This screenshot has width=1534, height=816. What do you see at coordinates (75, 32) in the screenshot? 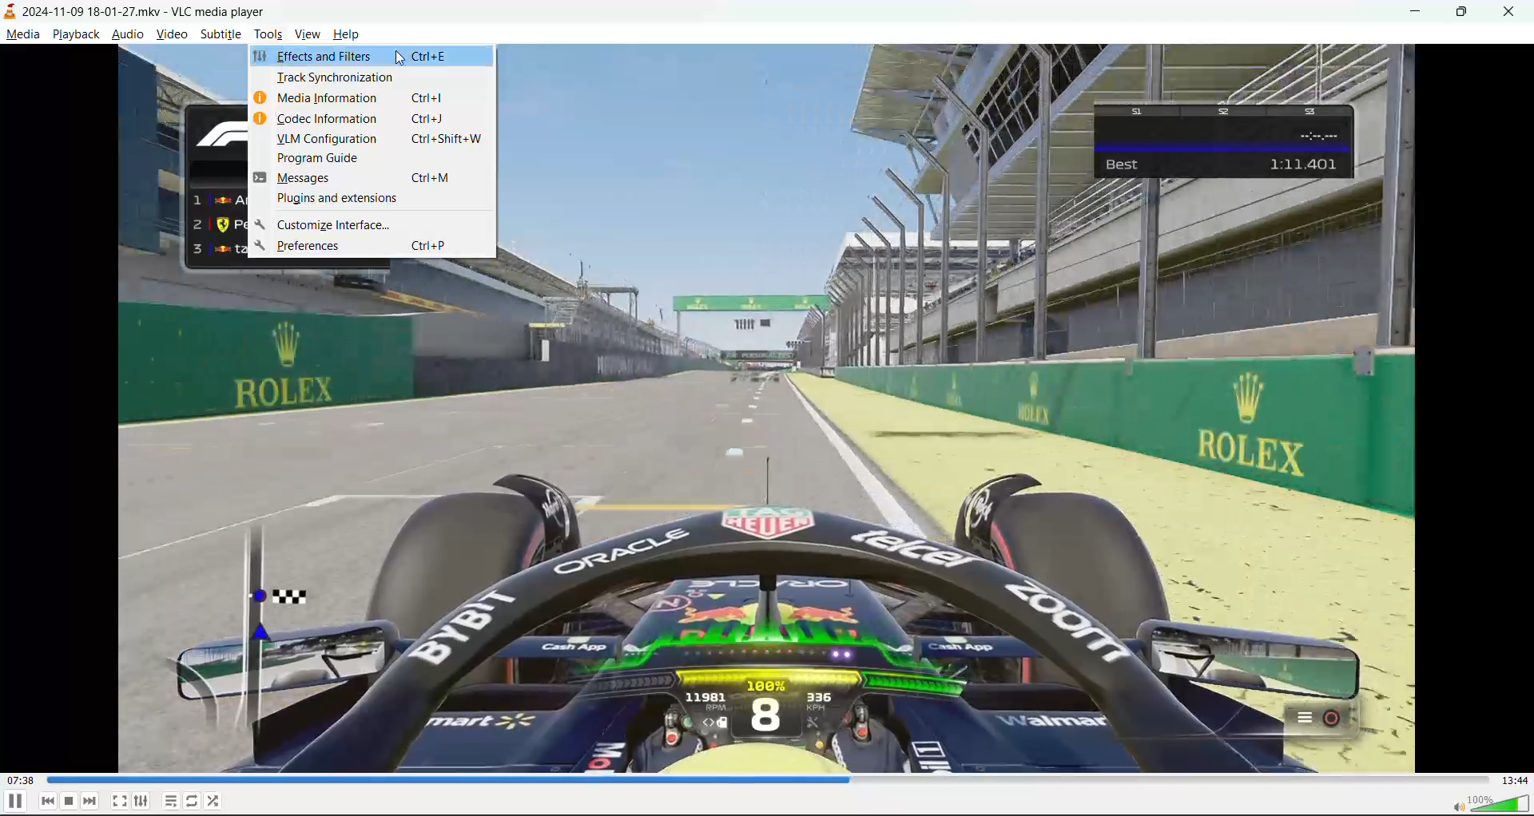
I see `playback` at bounding box center [75, 32].